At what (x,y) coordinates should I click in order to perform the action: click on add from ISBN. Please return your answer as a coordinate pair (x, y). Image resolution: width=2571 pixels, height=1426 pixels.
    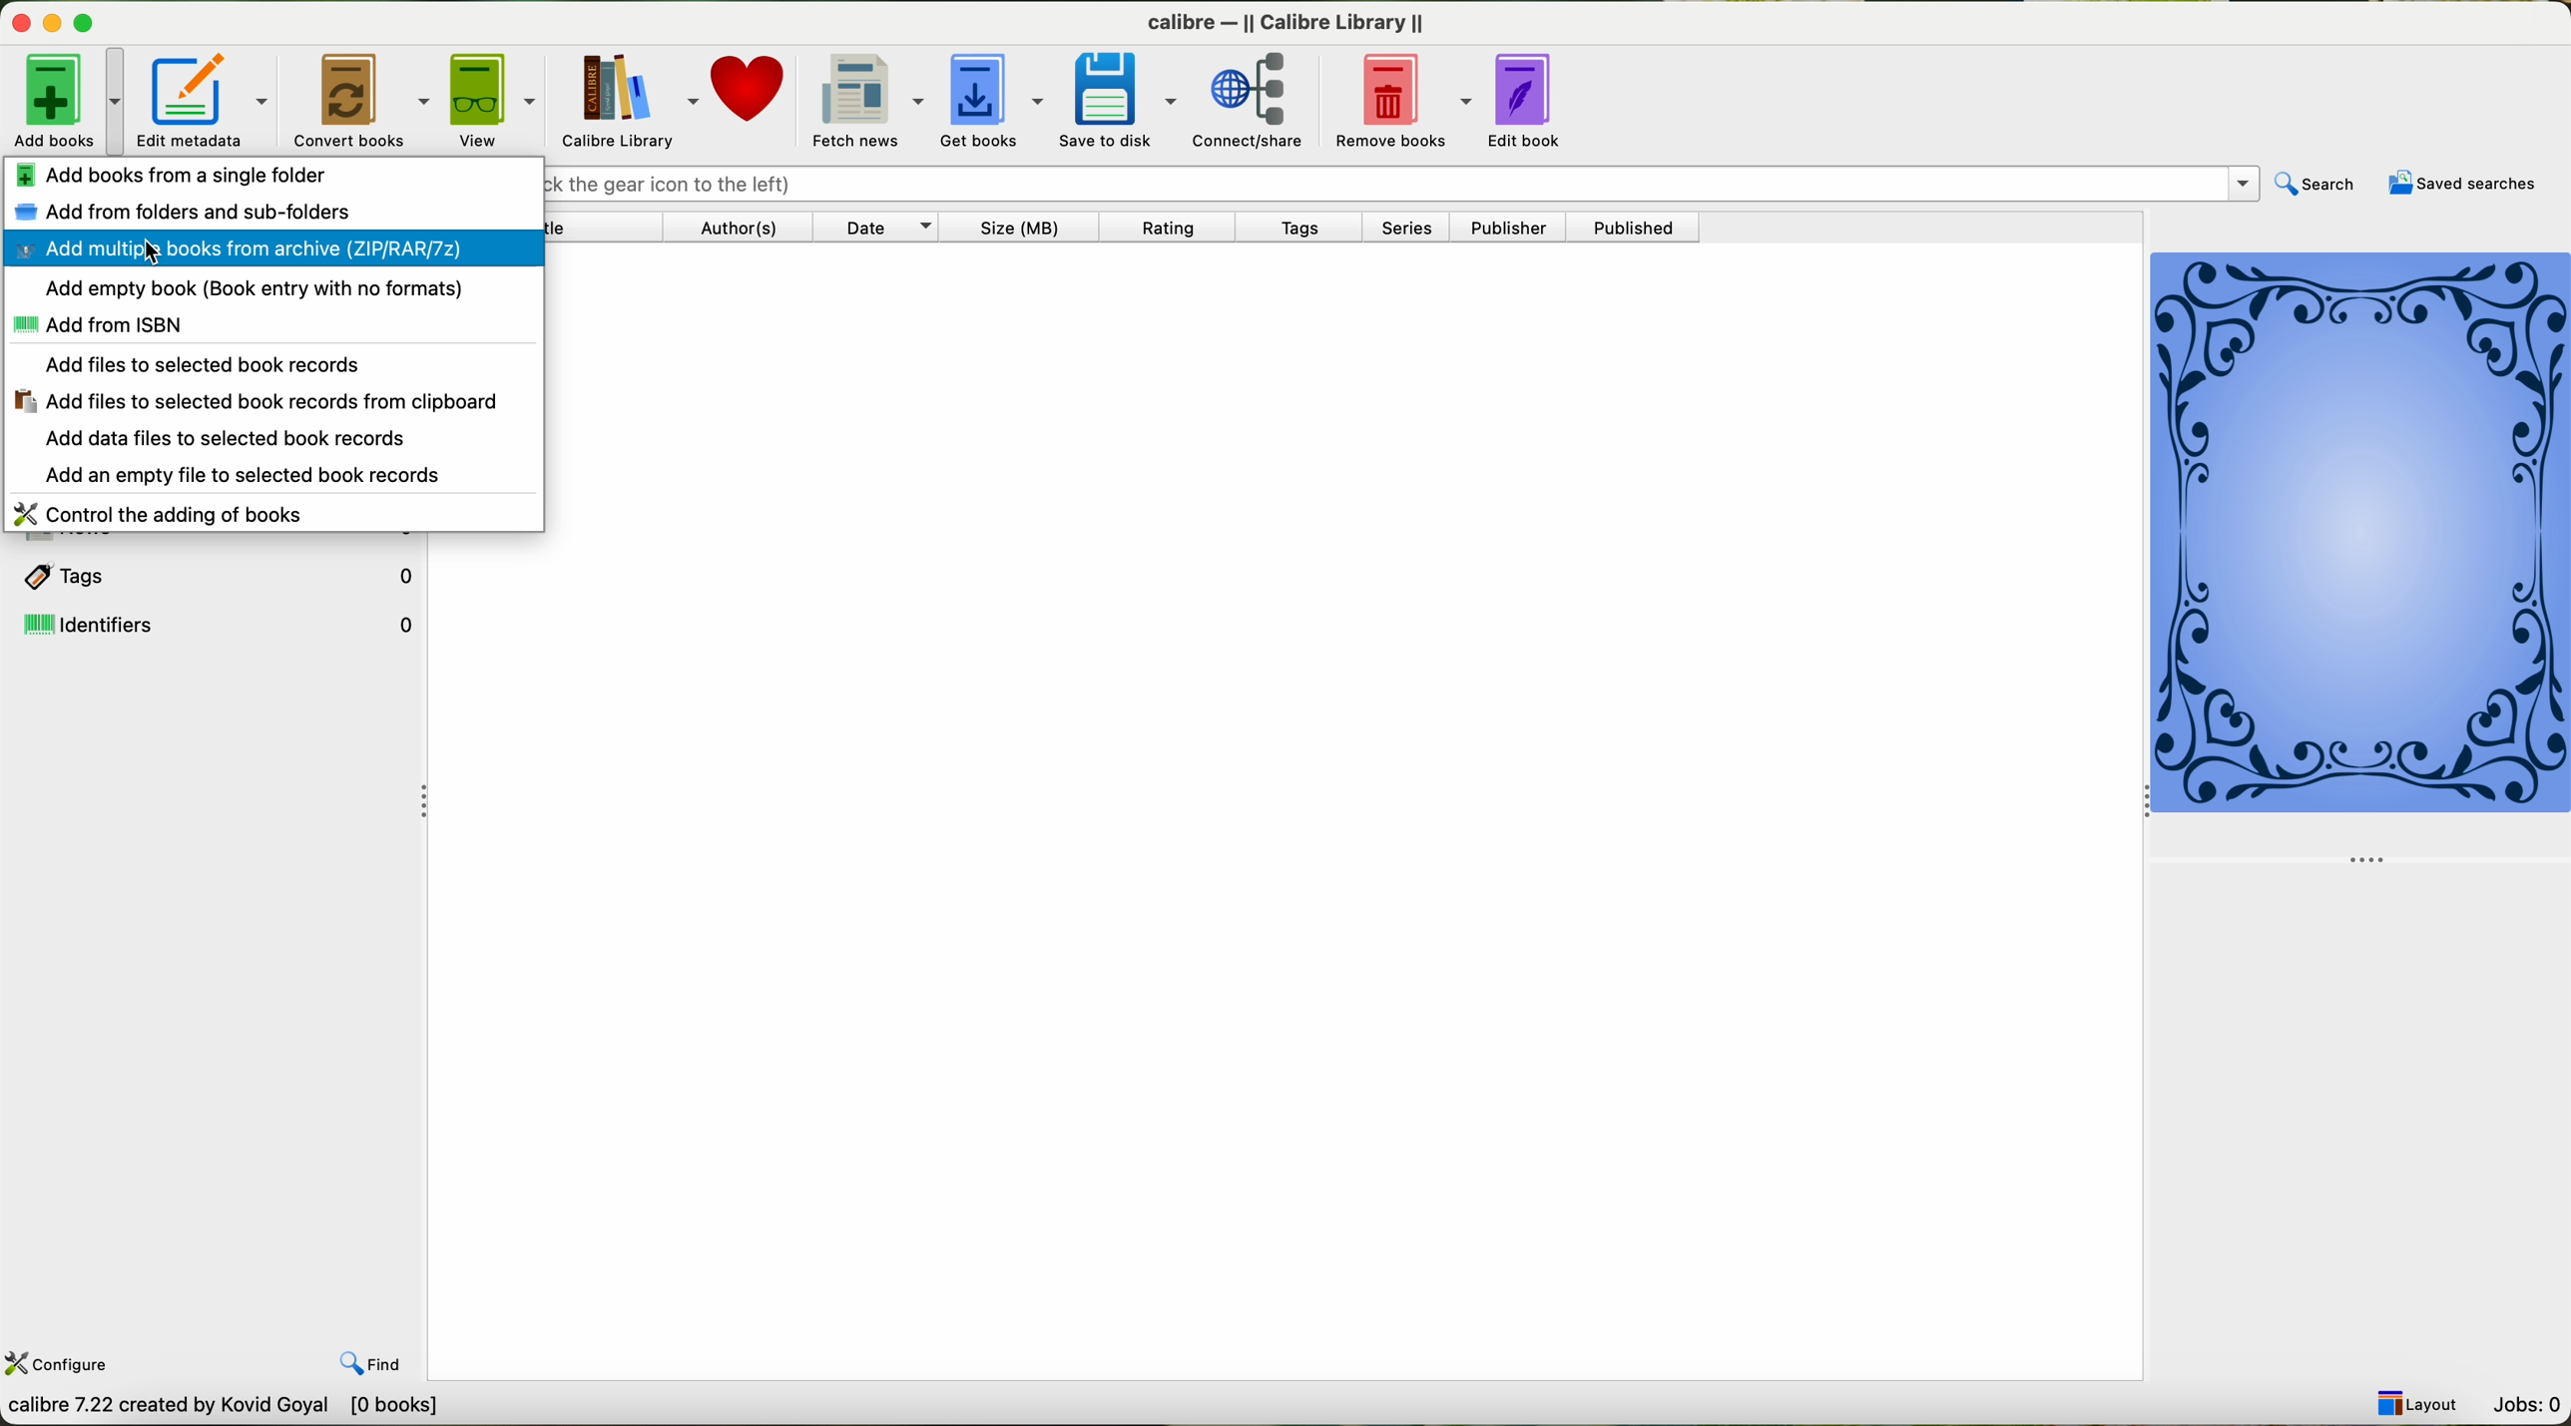
    Looking at the image, I should click on (97, 325).